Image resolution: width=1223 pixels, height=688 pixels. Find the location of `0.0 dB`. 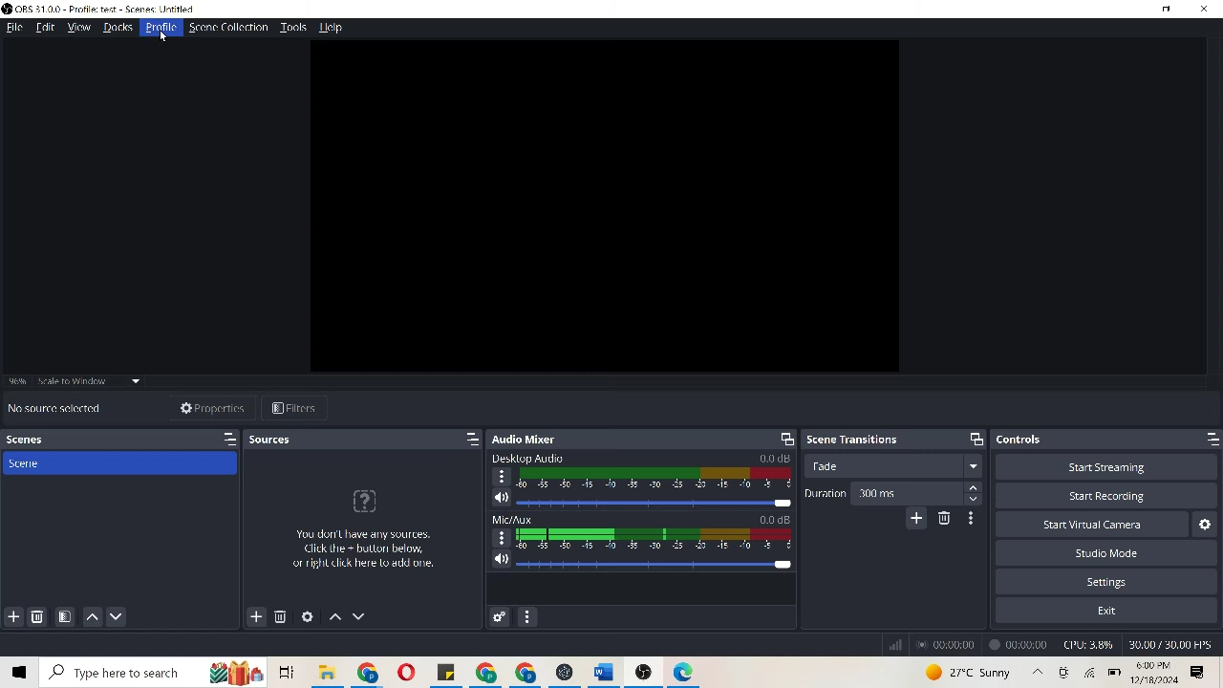

0.0 dB is located at coordinates (773, 457).